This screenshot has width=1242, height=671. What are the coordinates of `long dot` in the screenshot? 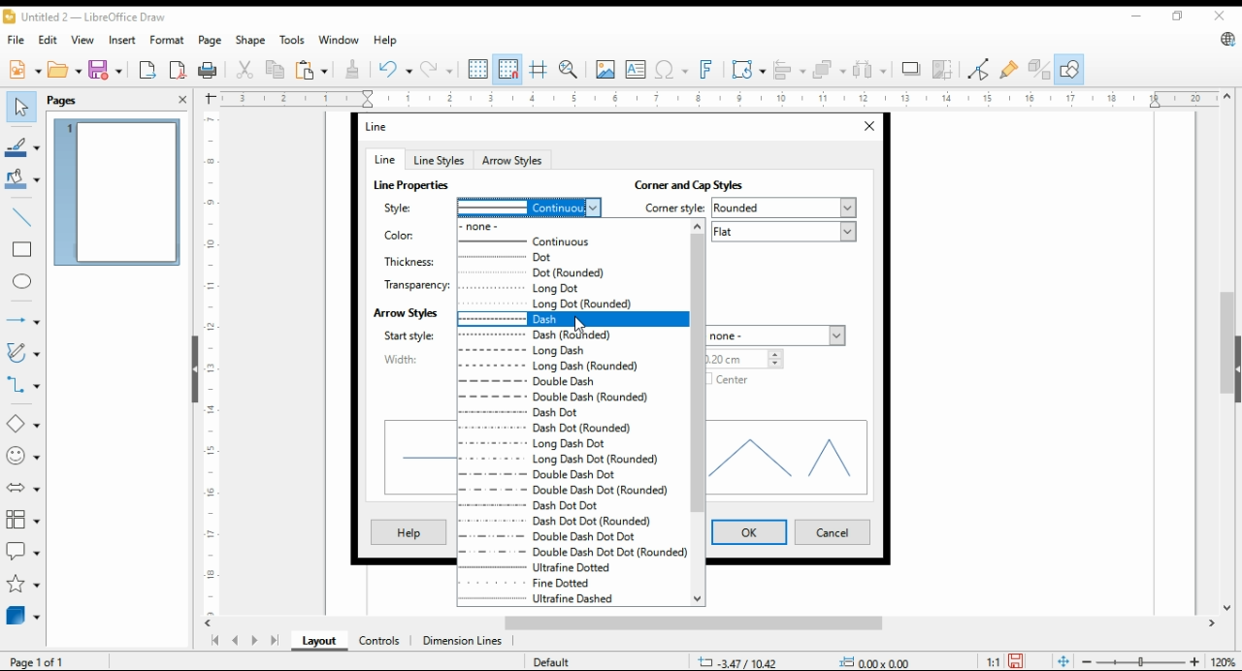 It's located at (571, 288).